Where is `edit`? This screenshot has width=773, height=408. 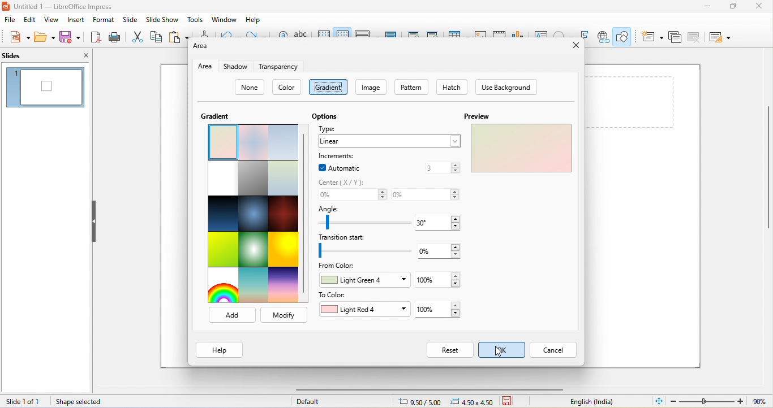 edit is located at coordinates (29, 19).